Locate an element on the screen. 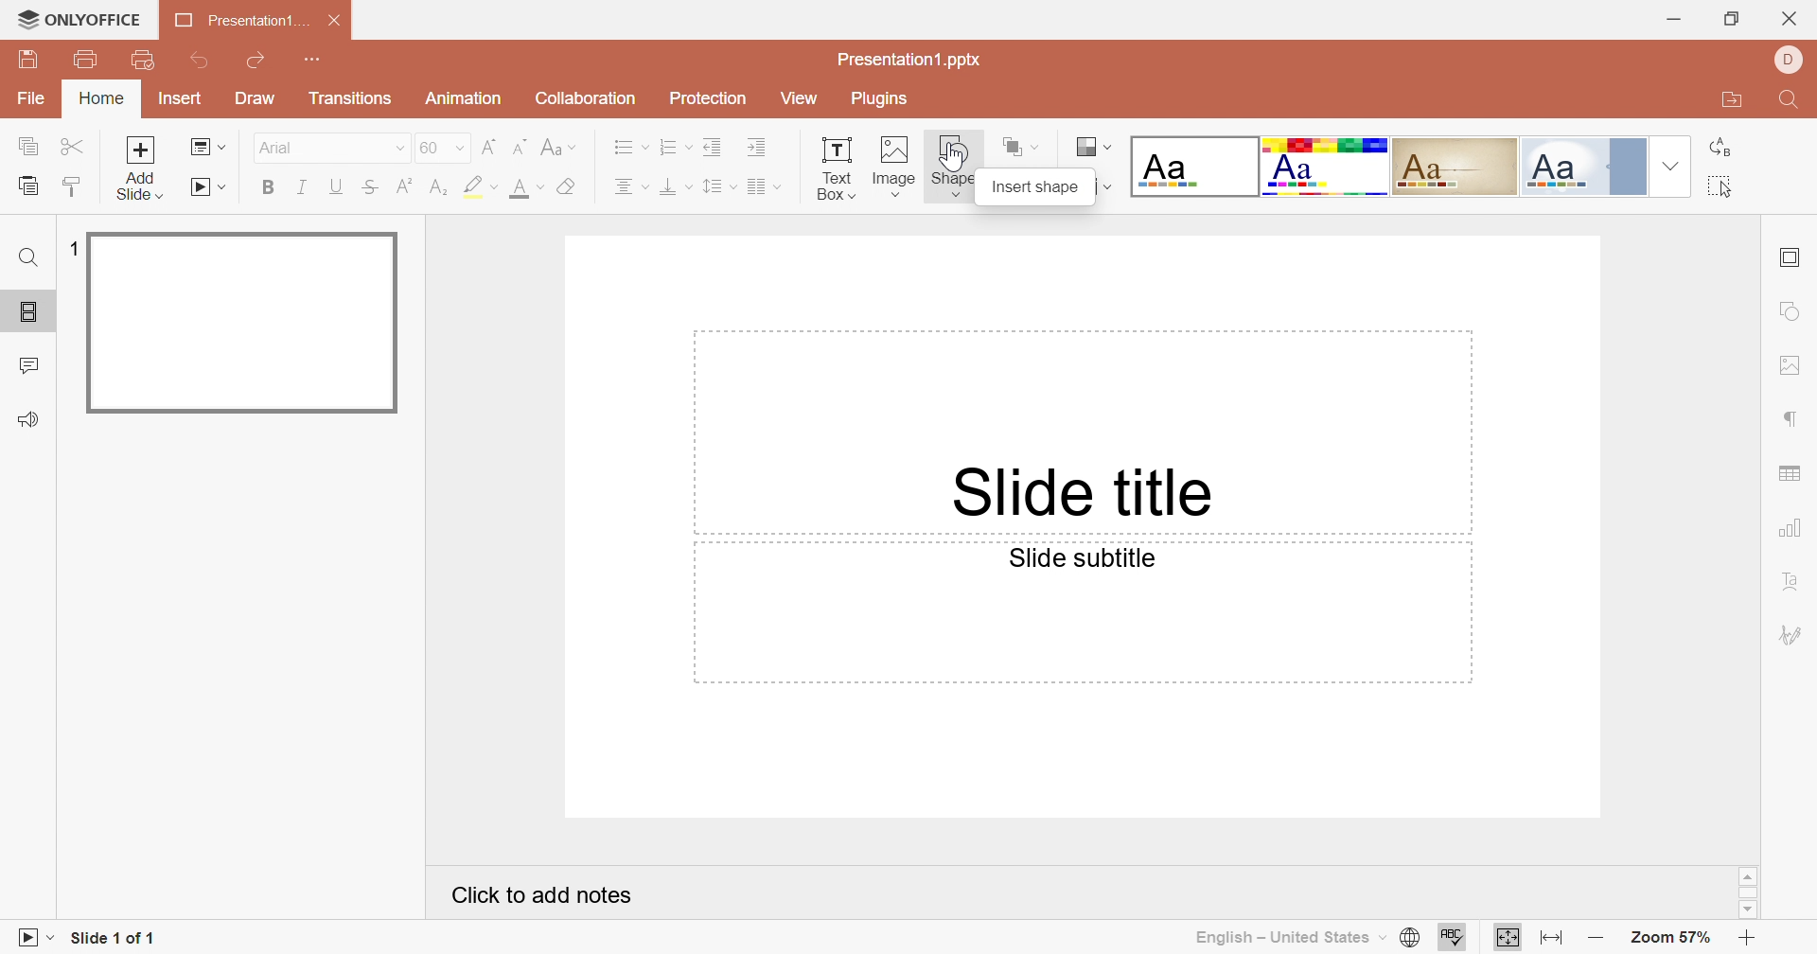  English - United States is located at coordinates (1283, 940).